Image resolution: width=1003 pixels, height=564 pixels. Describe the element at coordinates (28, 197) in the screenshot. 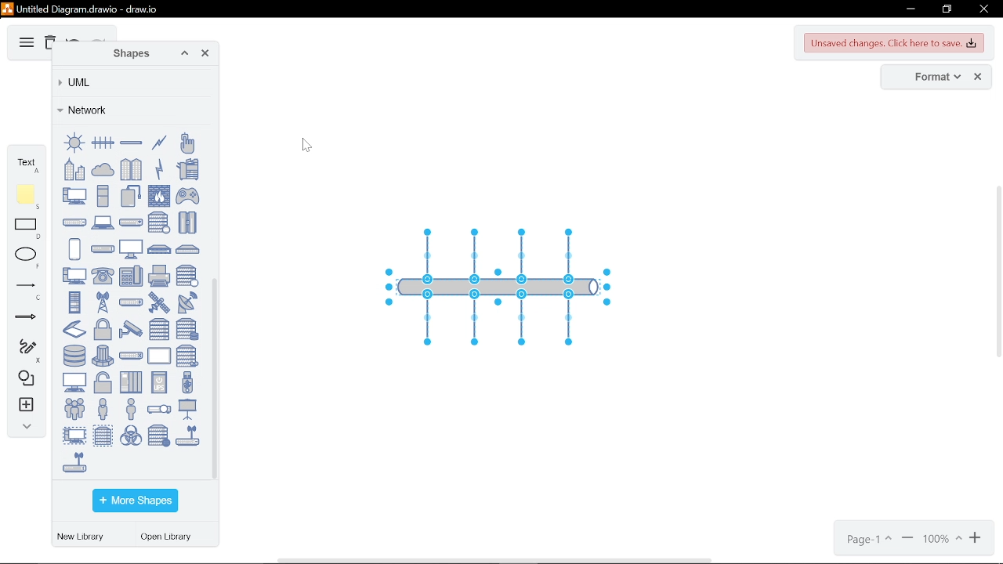

I see `note` at that location.